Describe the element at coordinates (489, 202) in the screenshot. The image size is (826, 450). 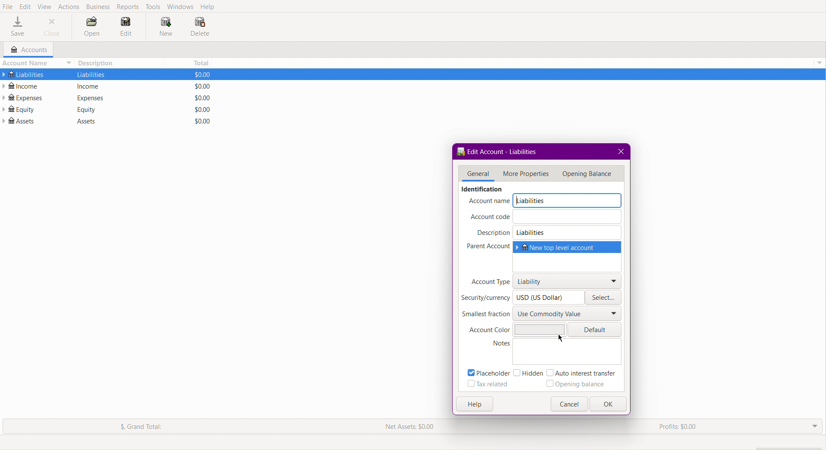
I see `Account name` at that location.